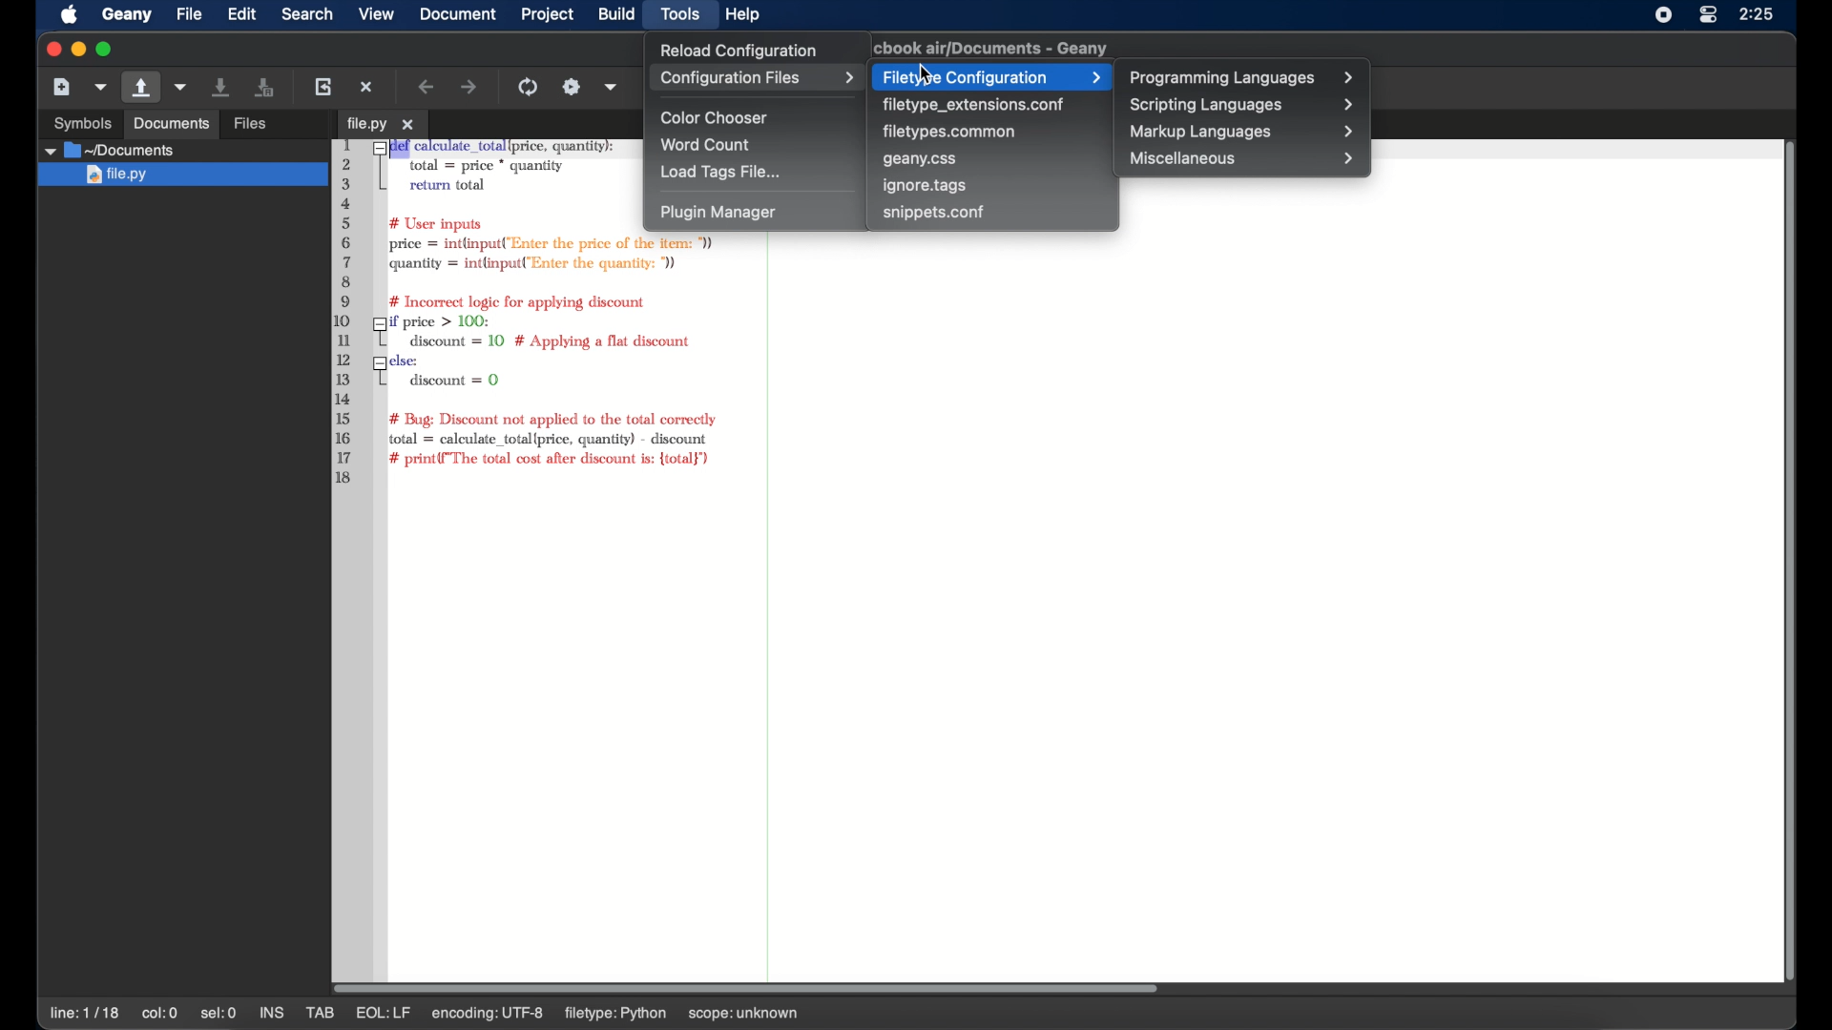  Describe the element at coordinates (222, 86) in the screenshot. I see `save current file` at that location.